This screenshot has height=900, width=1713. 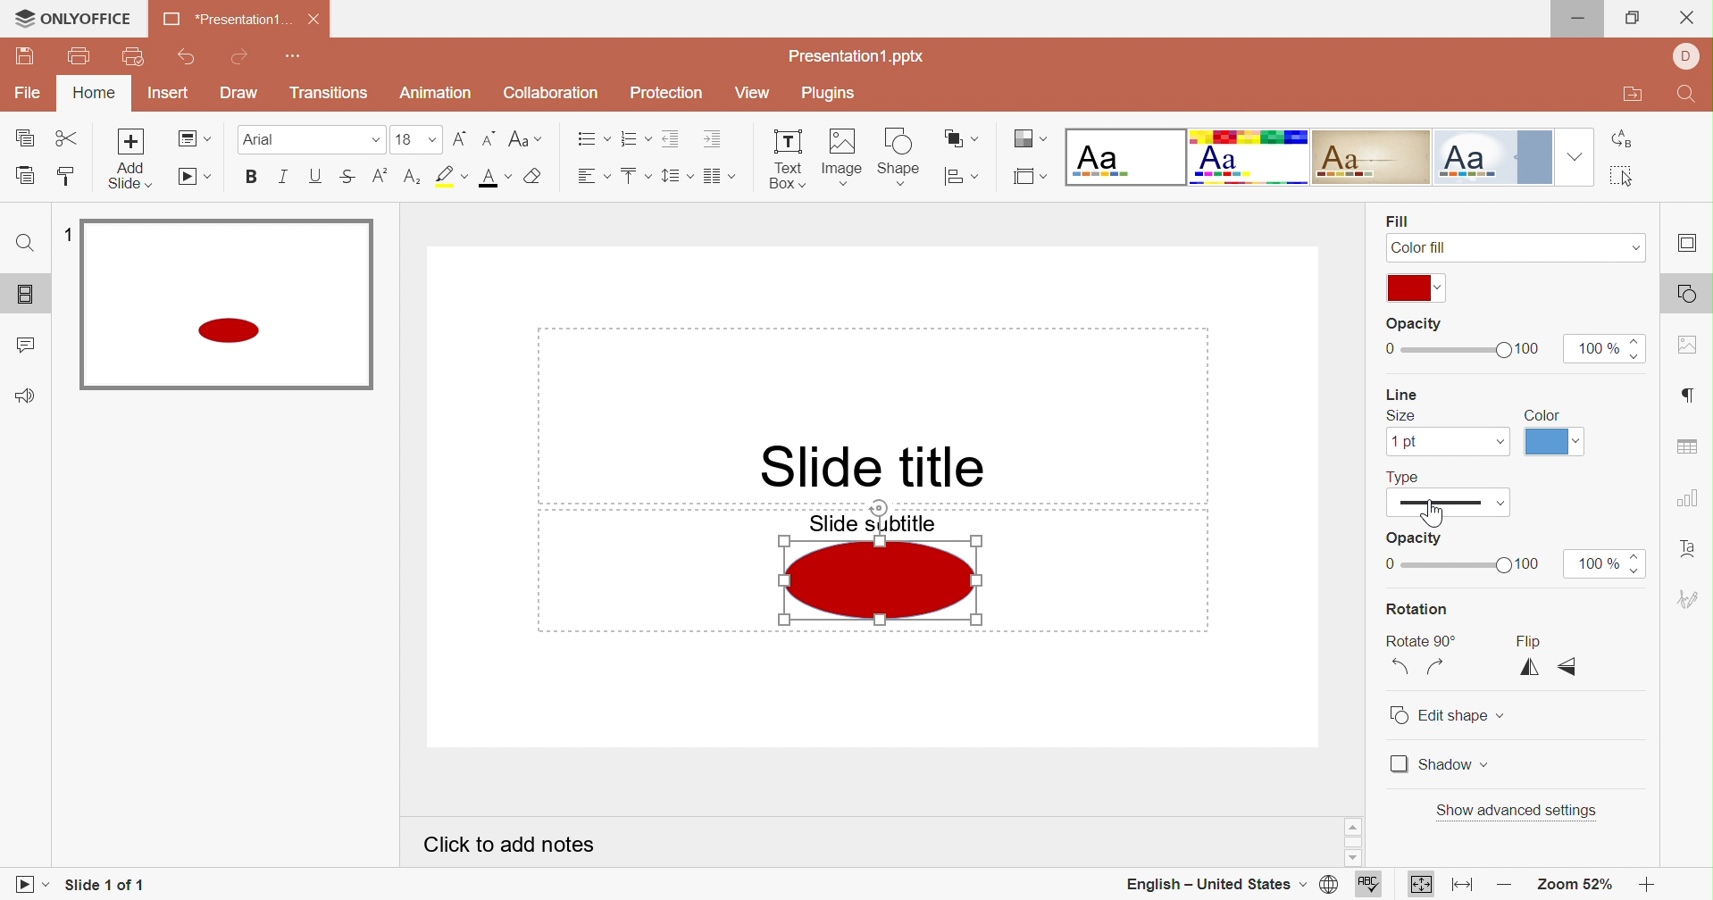 What do you see at coordinates (1607, 348) in the screenshot?
I see `100%` at bounding box center [1607, 348].